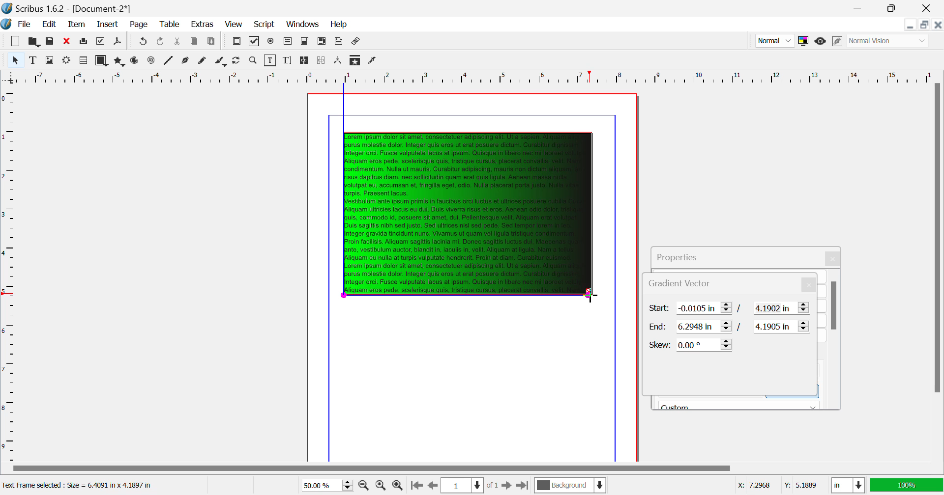 This screenshot has height=495, width=944. Describe the element at coordinates (803, 41) in the screenshot. I see `Toggle Color Management` at that location.